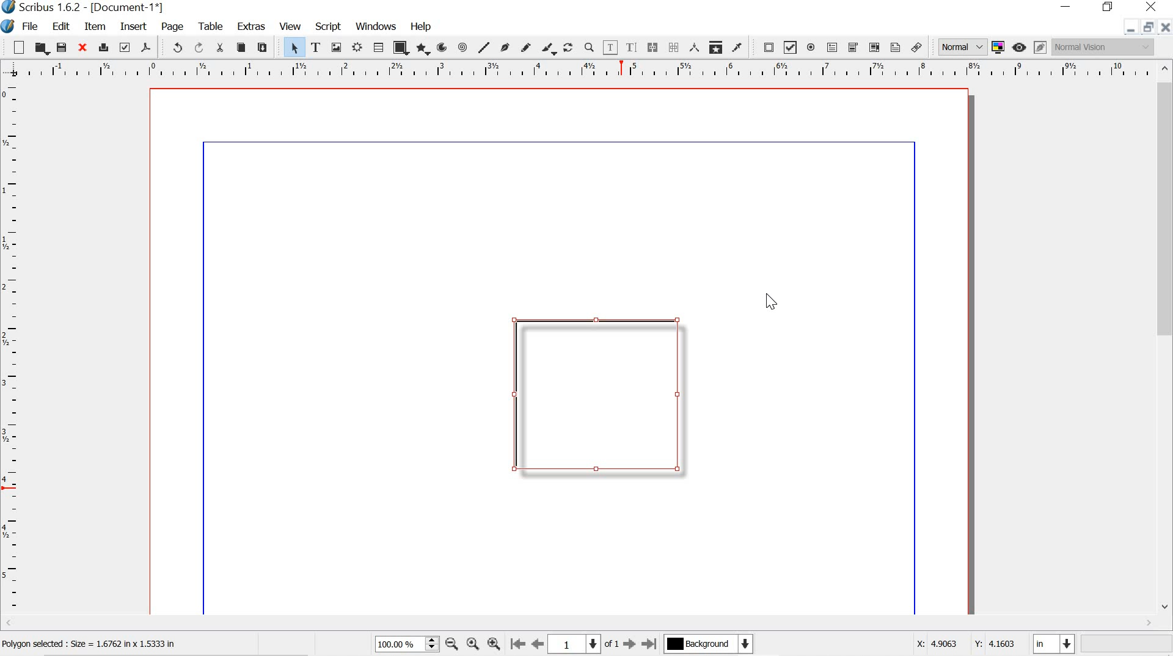 The width and height of the screenshot is (1173, 656). I want to click on RESTORE DOWN, so click(1147, 29).